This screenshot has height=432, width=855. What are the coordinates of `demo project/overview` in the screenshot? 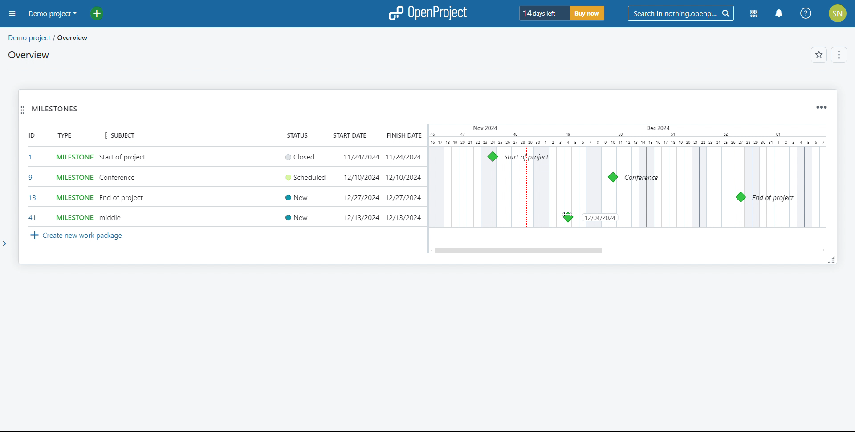 It's located at (49, 38).